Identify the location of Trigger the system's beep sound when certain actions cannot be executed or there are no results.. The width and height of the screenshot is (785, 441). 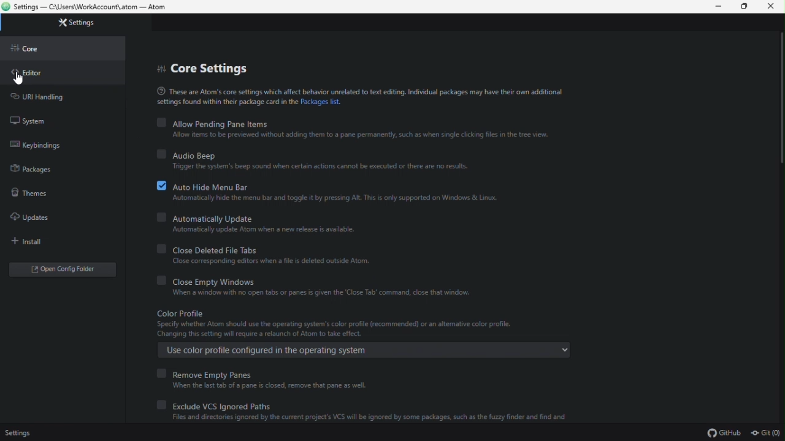
(334, 167).